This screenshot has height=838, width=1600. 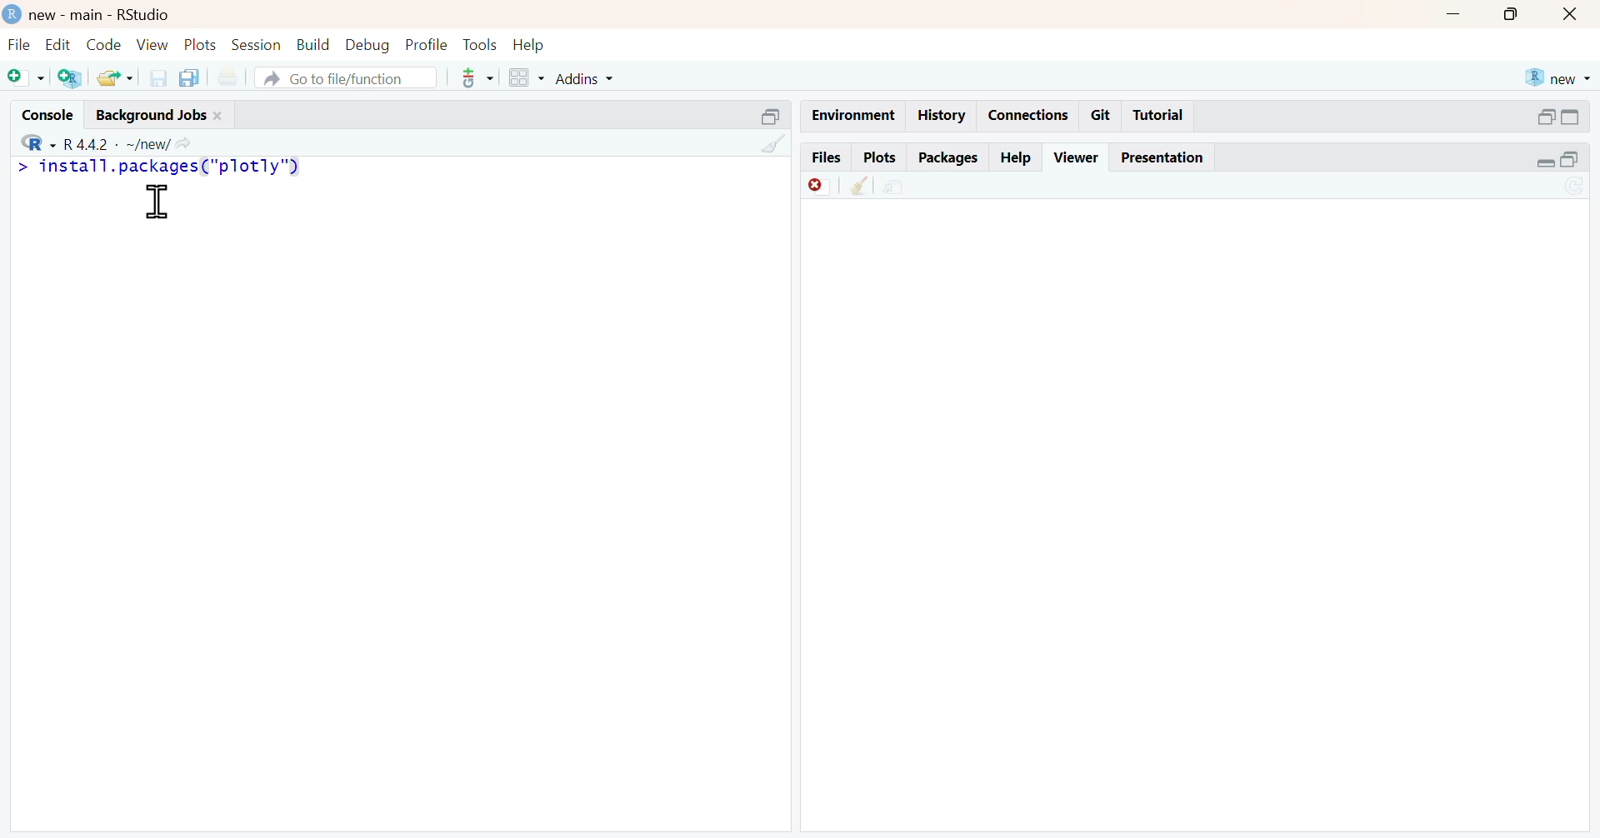 I want to click on print the current file, so click(x=235, y=77).